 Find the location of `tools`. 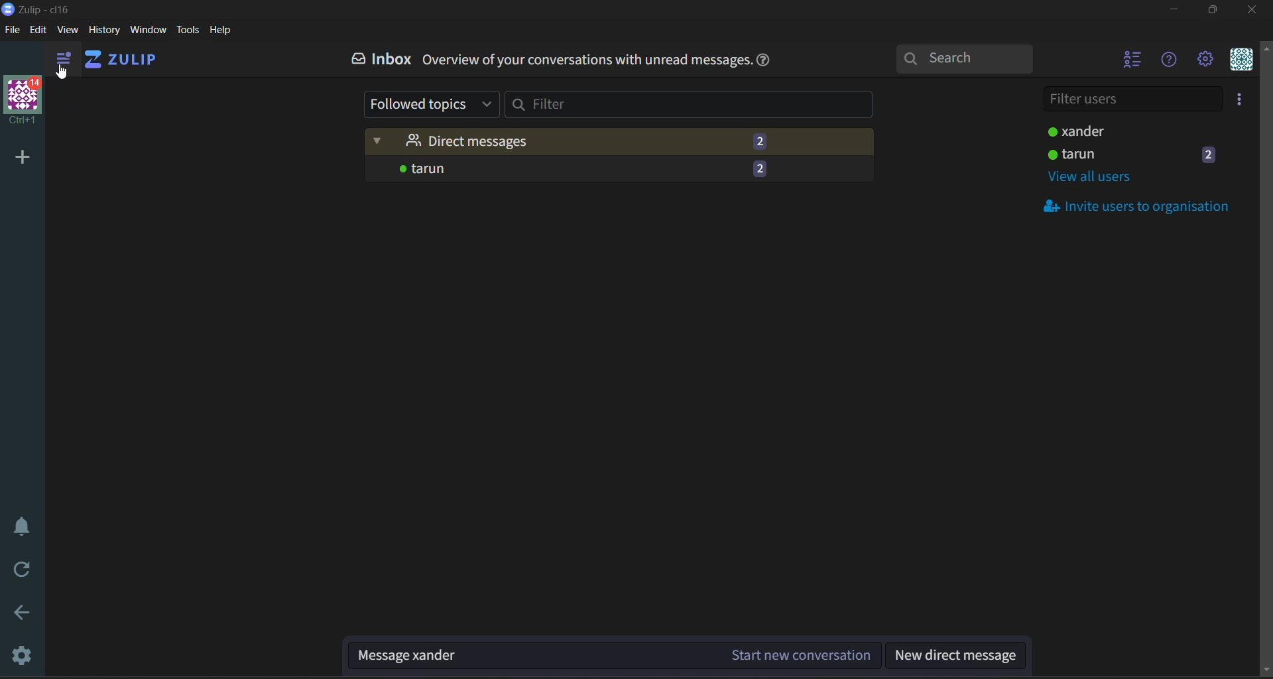

tools is located at coordinates (189, 31).